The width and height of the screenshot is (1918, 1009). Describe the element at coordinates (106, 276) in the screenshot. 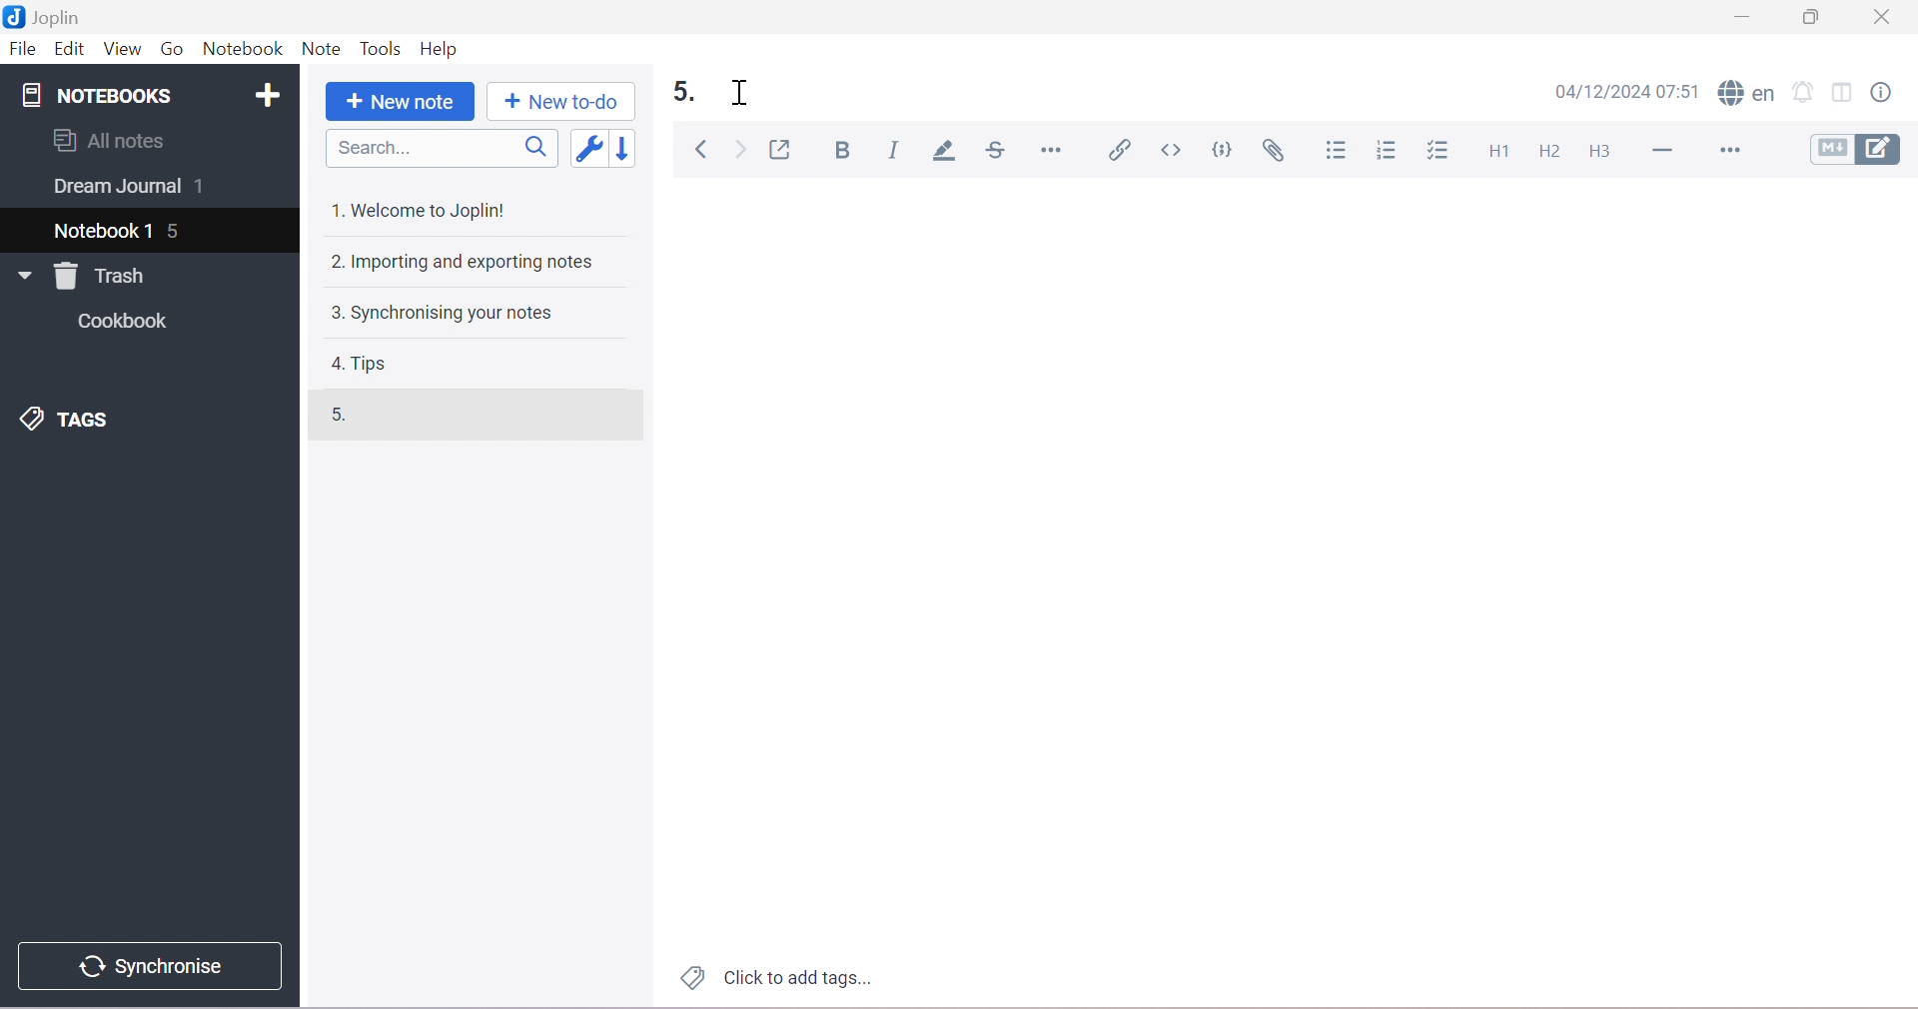

I see `Trash` at that location.